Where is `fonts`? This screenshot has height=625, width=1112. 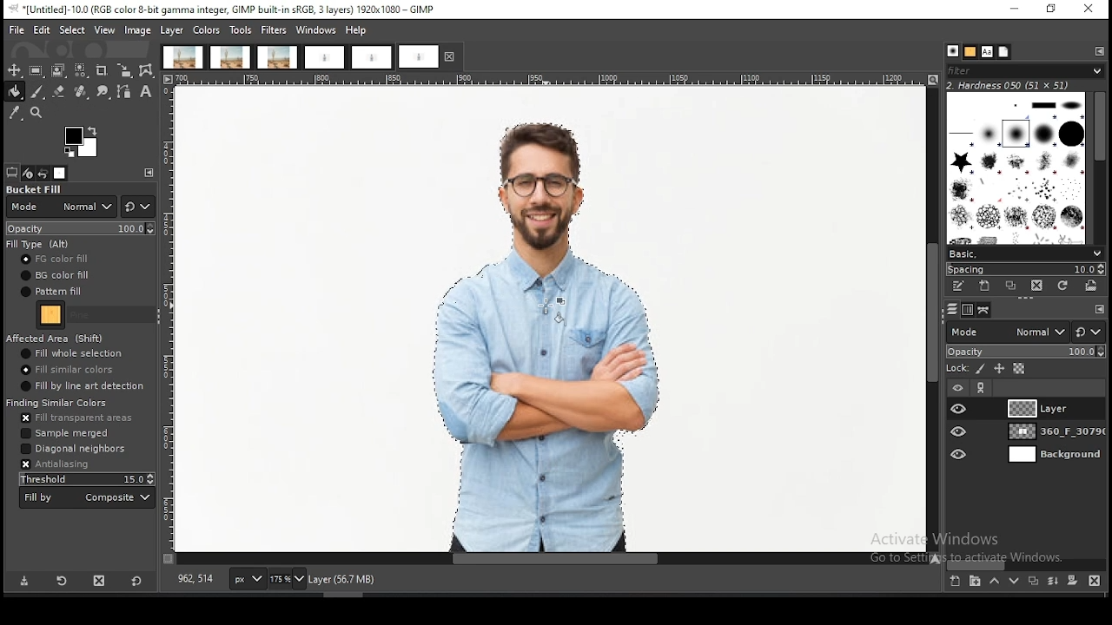 fonts is located at coordinates (987, 52).